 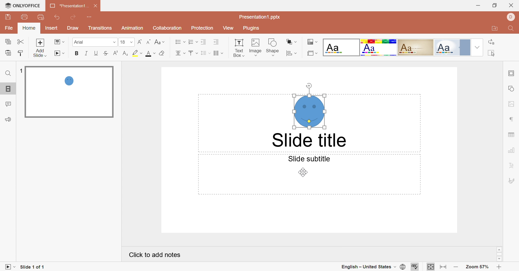 What do you see at coordinates (452, 48) in the screenshot?
I see `Official` at bounding box center [452, 48].